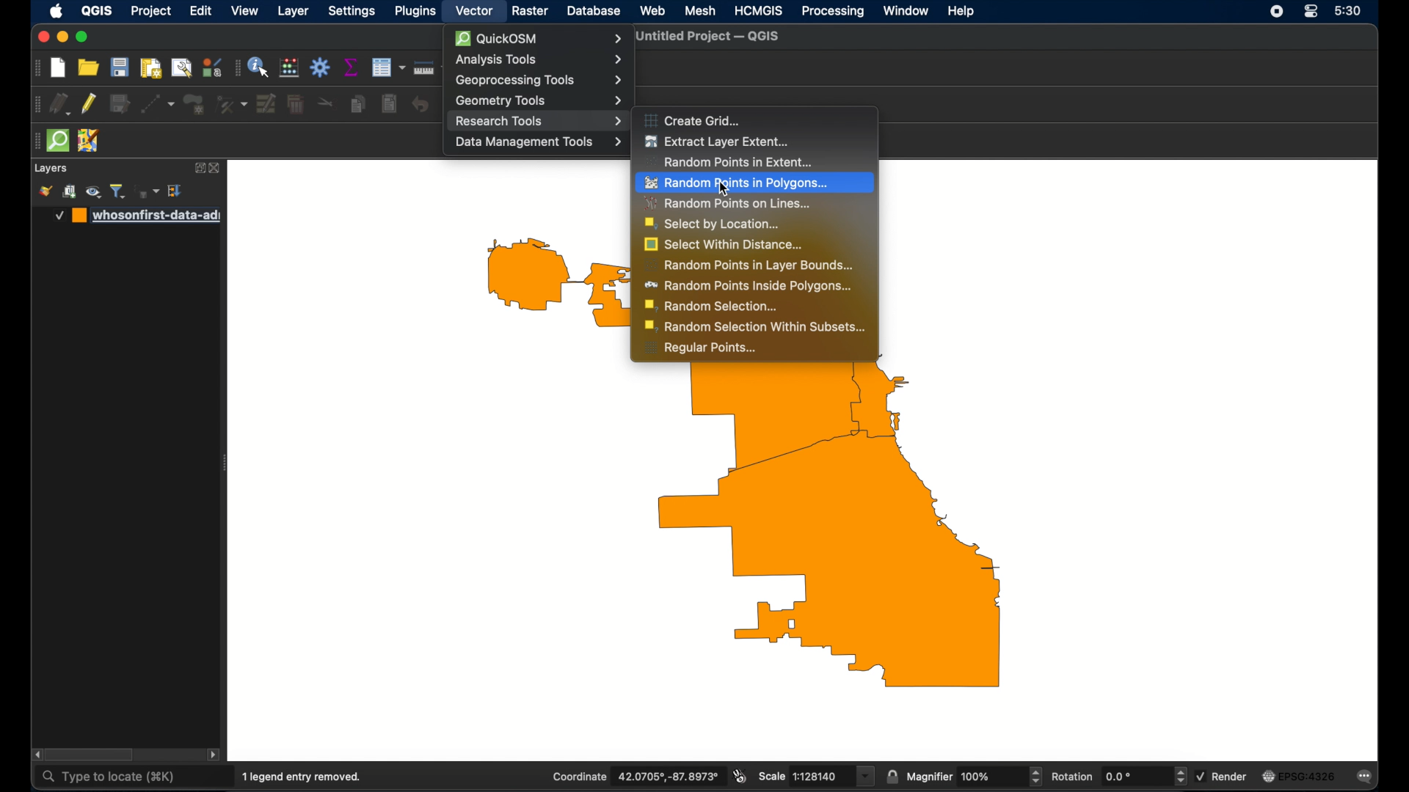 The width and height of the screenshot is (1409, 792). Describe the element at coordinates (34, 141) in the screenshot. I see `drag handle` at that location.